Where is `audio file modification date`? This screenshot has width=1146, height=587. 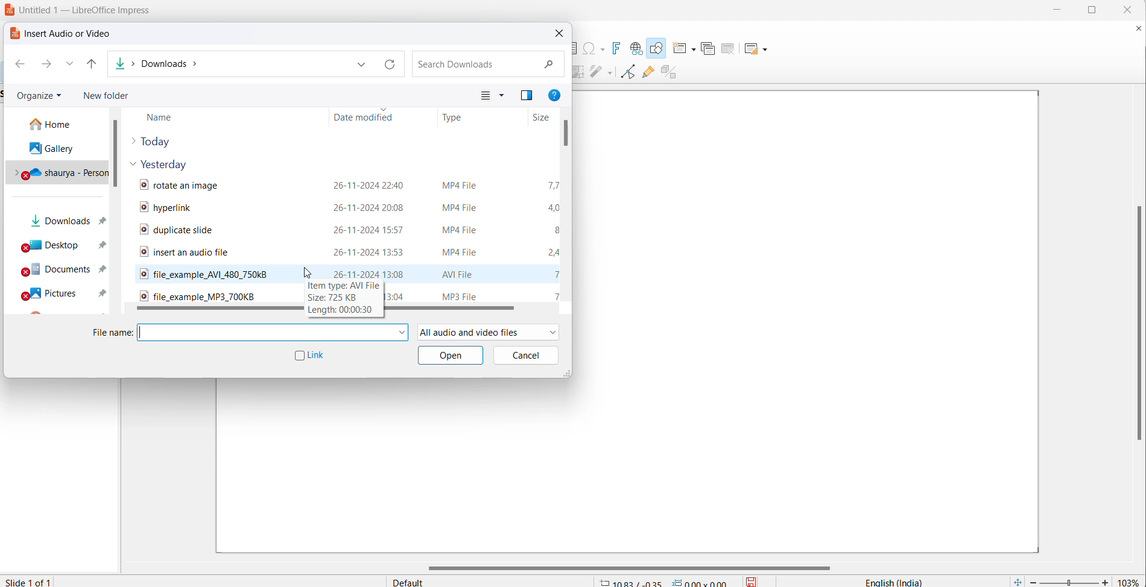
audio file modification date is located at coordinates (404, 293).